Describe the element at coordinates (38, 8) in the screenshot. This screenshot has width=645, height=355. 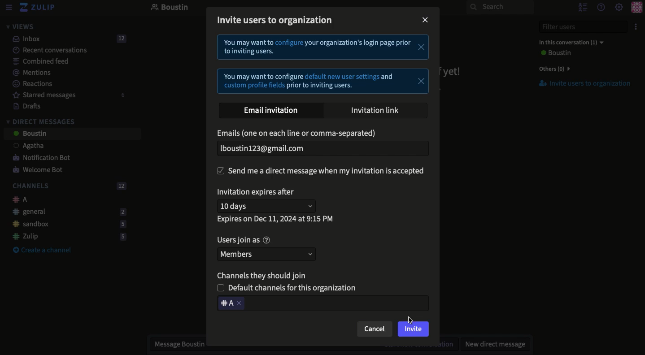
I see `Zulip` at that location.